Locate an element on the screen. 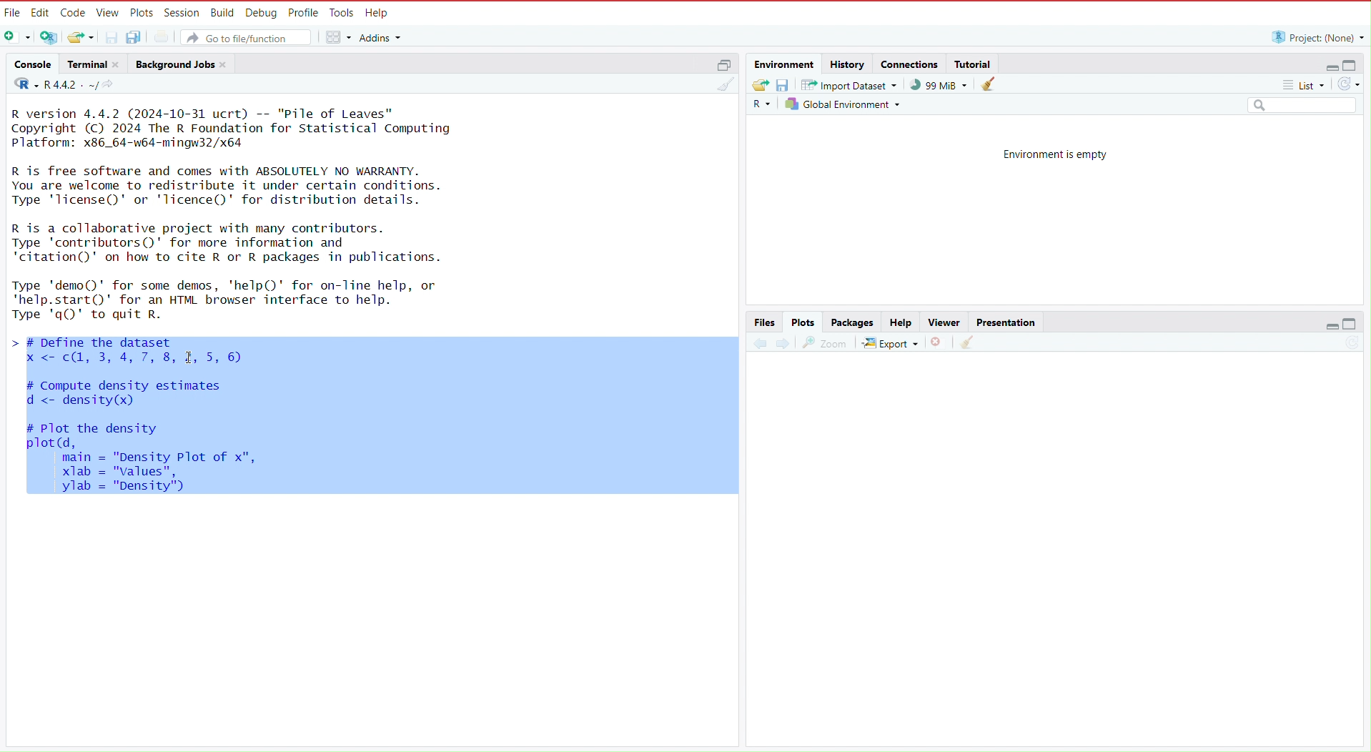 This screenshot has height=752, width=1371. previous plot is located at coordinates (756, 342).